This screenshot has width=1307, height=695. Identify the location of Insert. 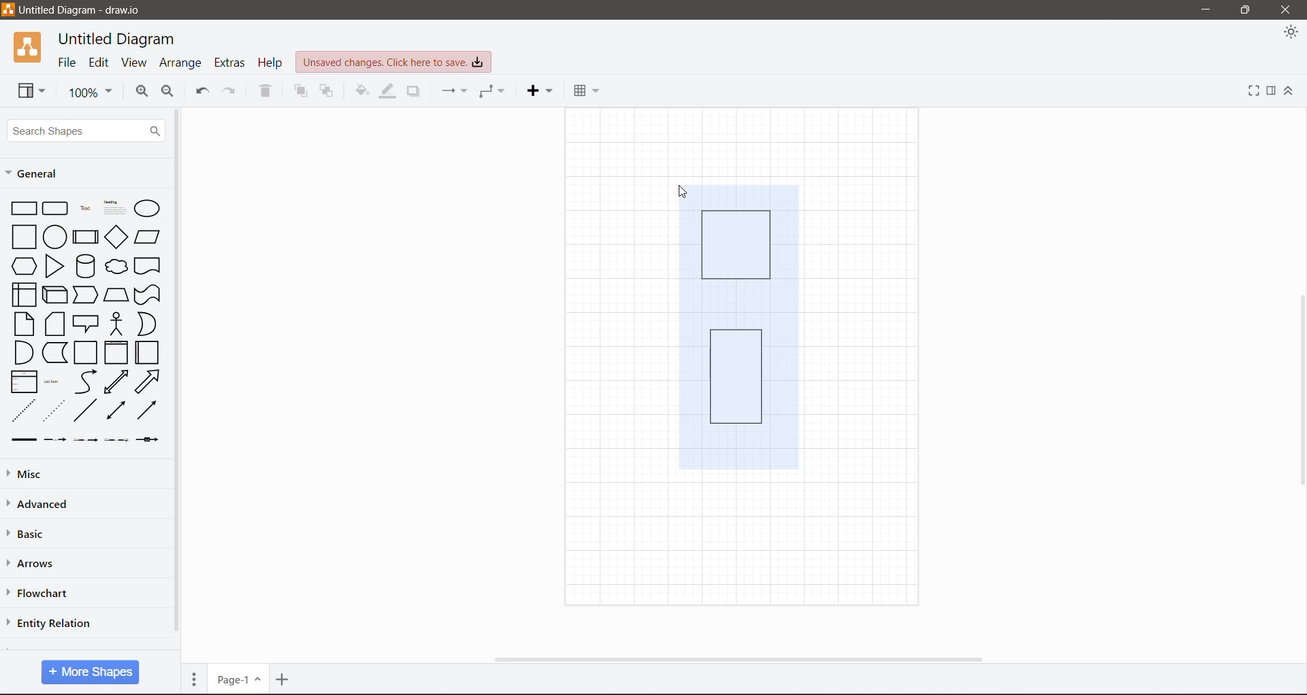
(539, 91).